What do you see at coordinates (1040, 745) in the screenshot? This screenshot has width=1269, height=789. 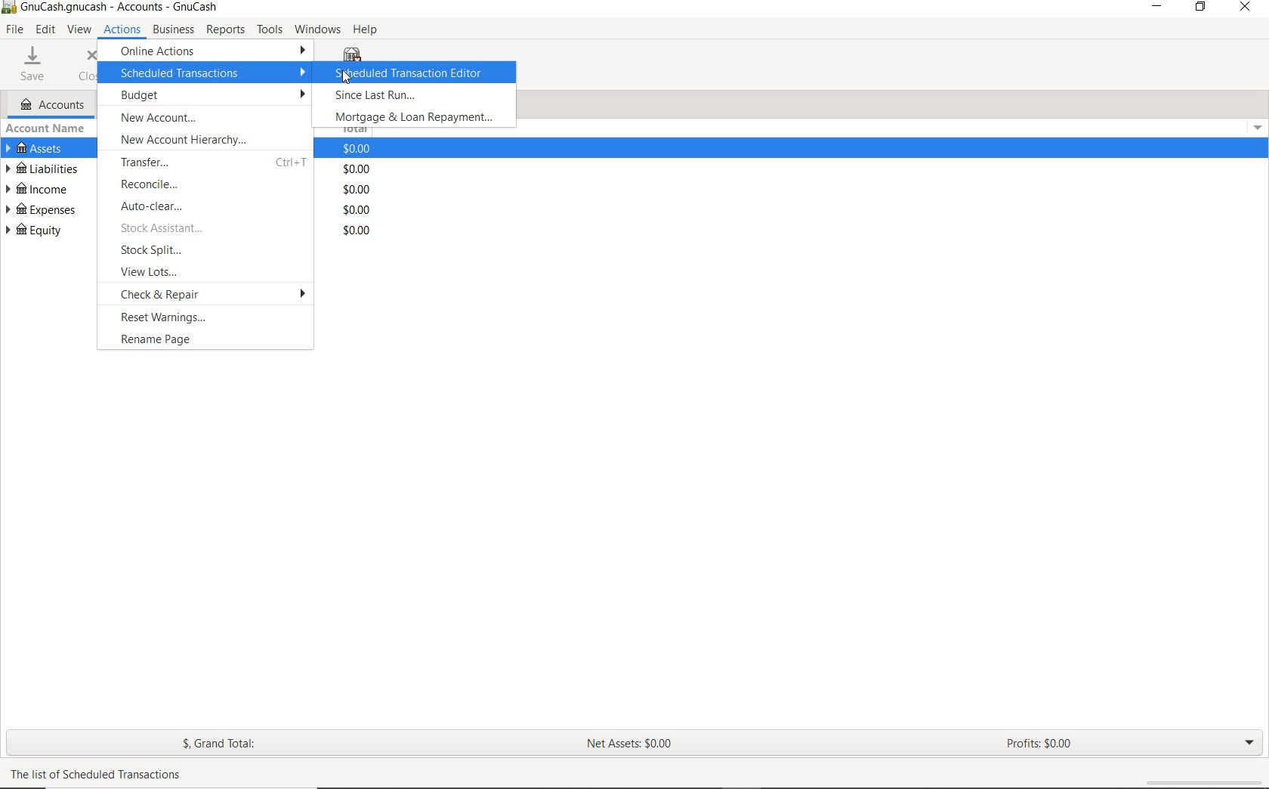 I see `PROFITS` at bounding box center [1040, 745].